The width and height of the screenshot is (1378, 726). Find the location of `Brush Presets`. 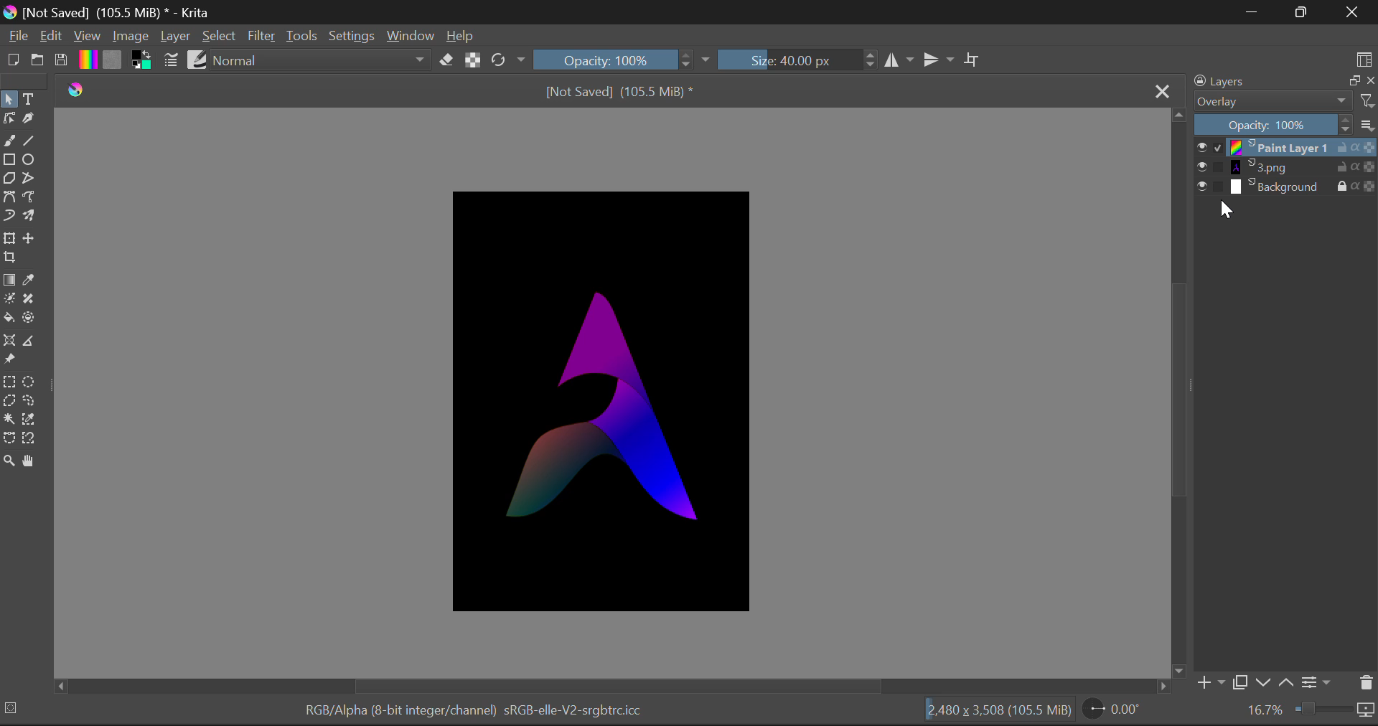

Brush Presets is located at coordinates (198, 61).